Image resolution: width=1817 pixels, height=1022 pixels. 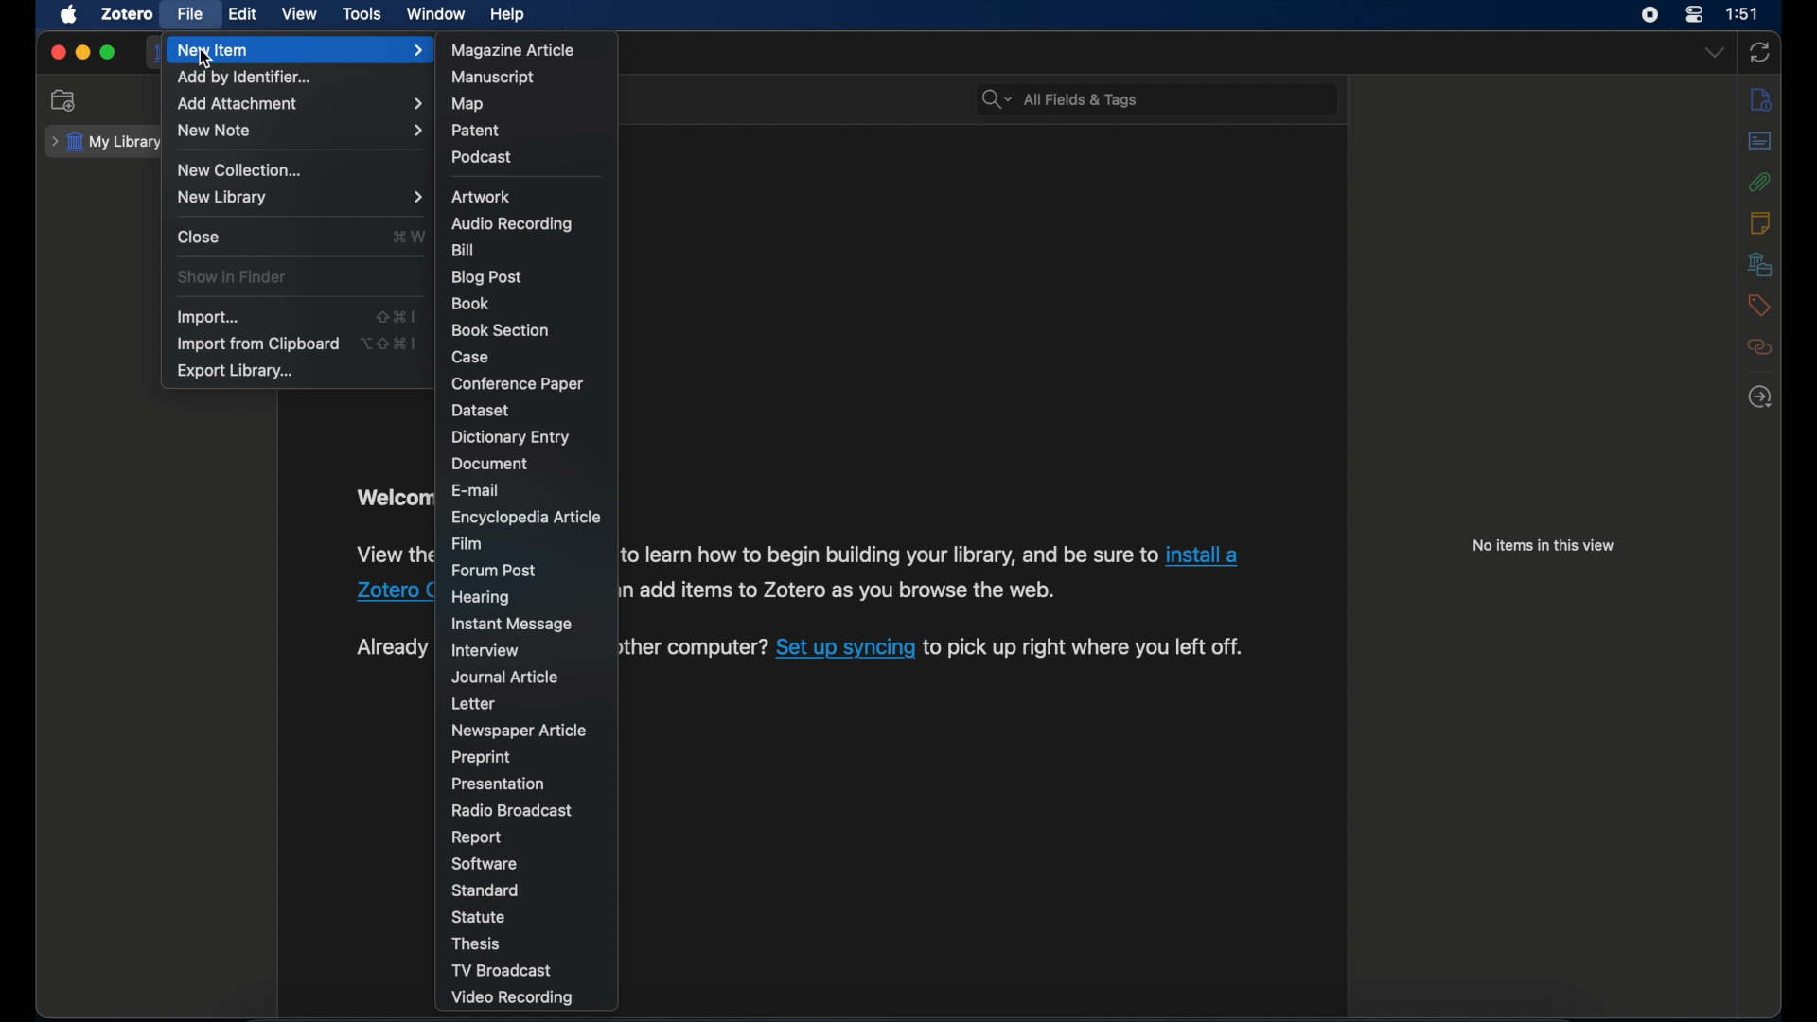 What do you see at coordinates (200, 236) in the screenshot?
I see `close` at bounding box center [200, 236].